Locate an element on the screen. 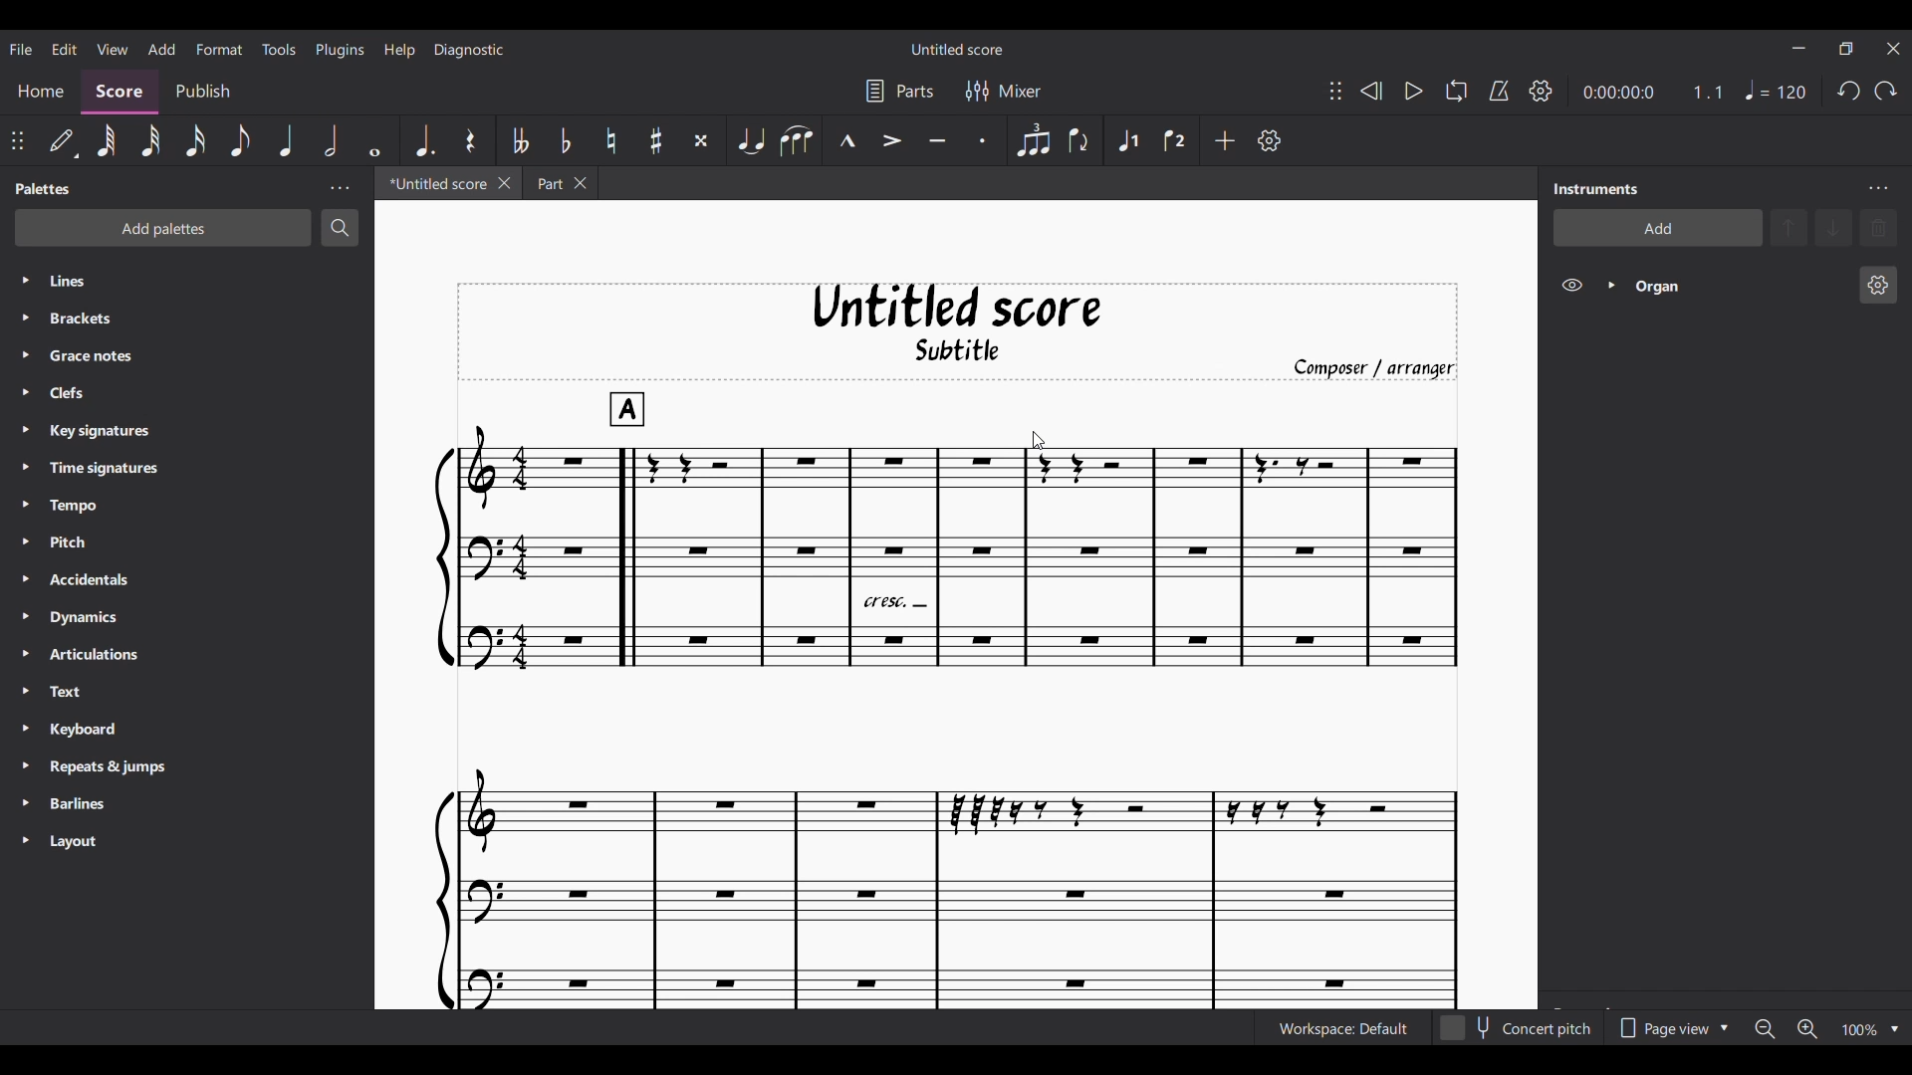  Change position of toolbar attached is located at coordinates (18, 141).